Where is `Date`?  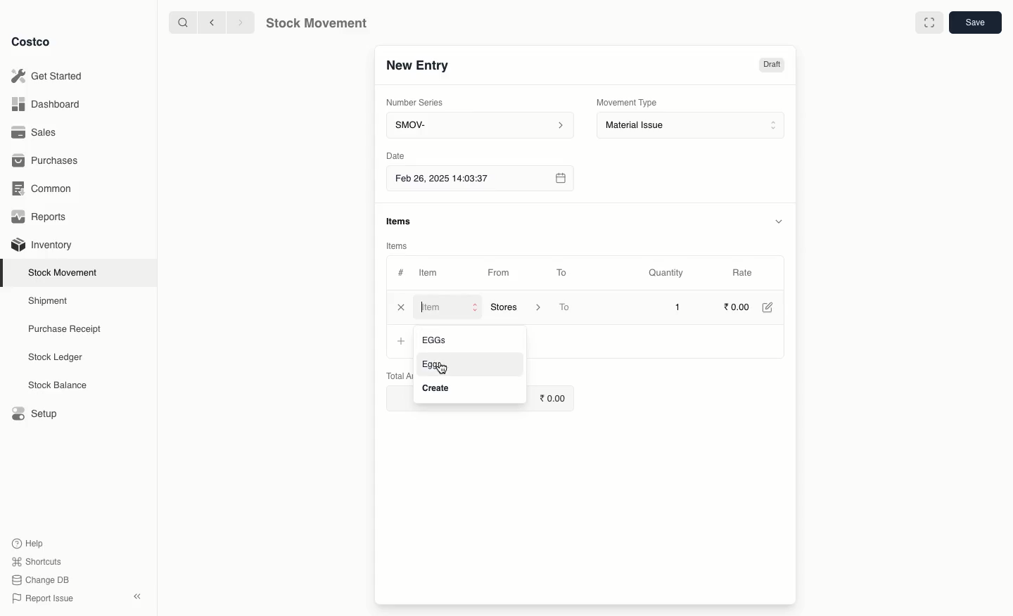
Date is located at coordinates (395, 155).